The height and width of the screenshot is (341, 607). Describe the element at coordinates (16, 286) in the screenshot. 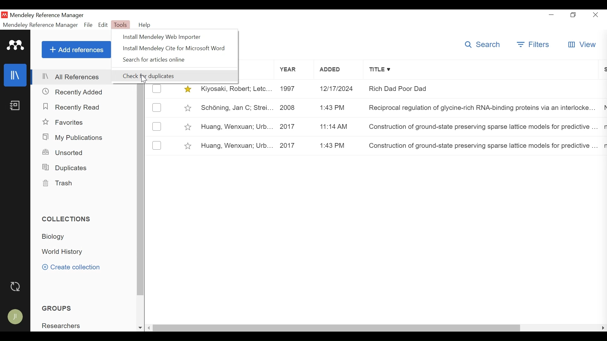

I see `Sync` at that location.